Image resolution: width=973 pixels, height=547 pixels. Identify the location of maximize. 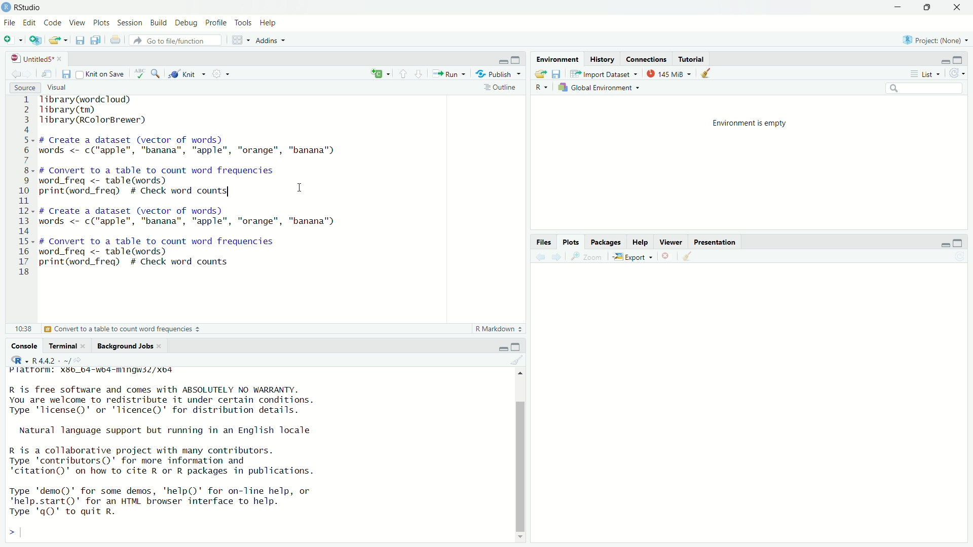
(960, 61).